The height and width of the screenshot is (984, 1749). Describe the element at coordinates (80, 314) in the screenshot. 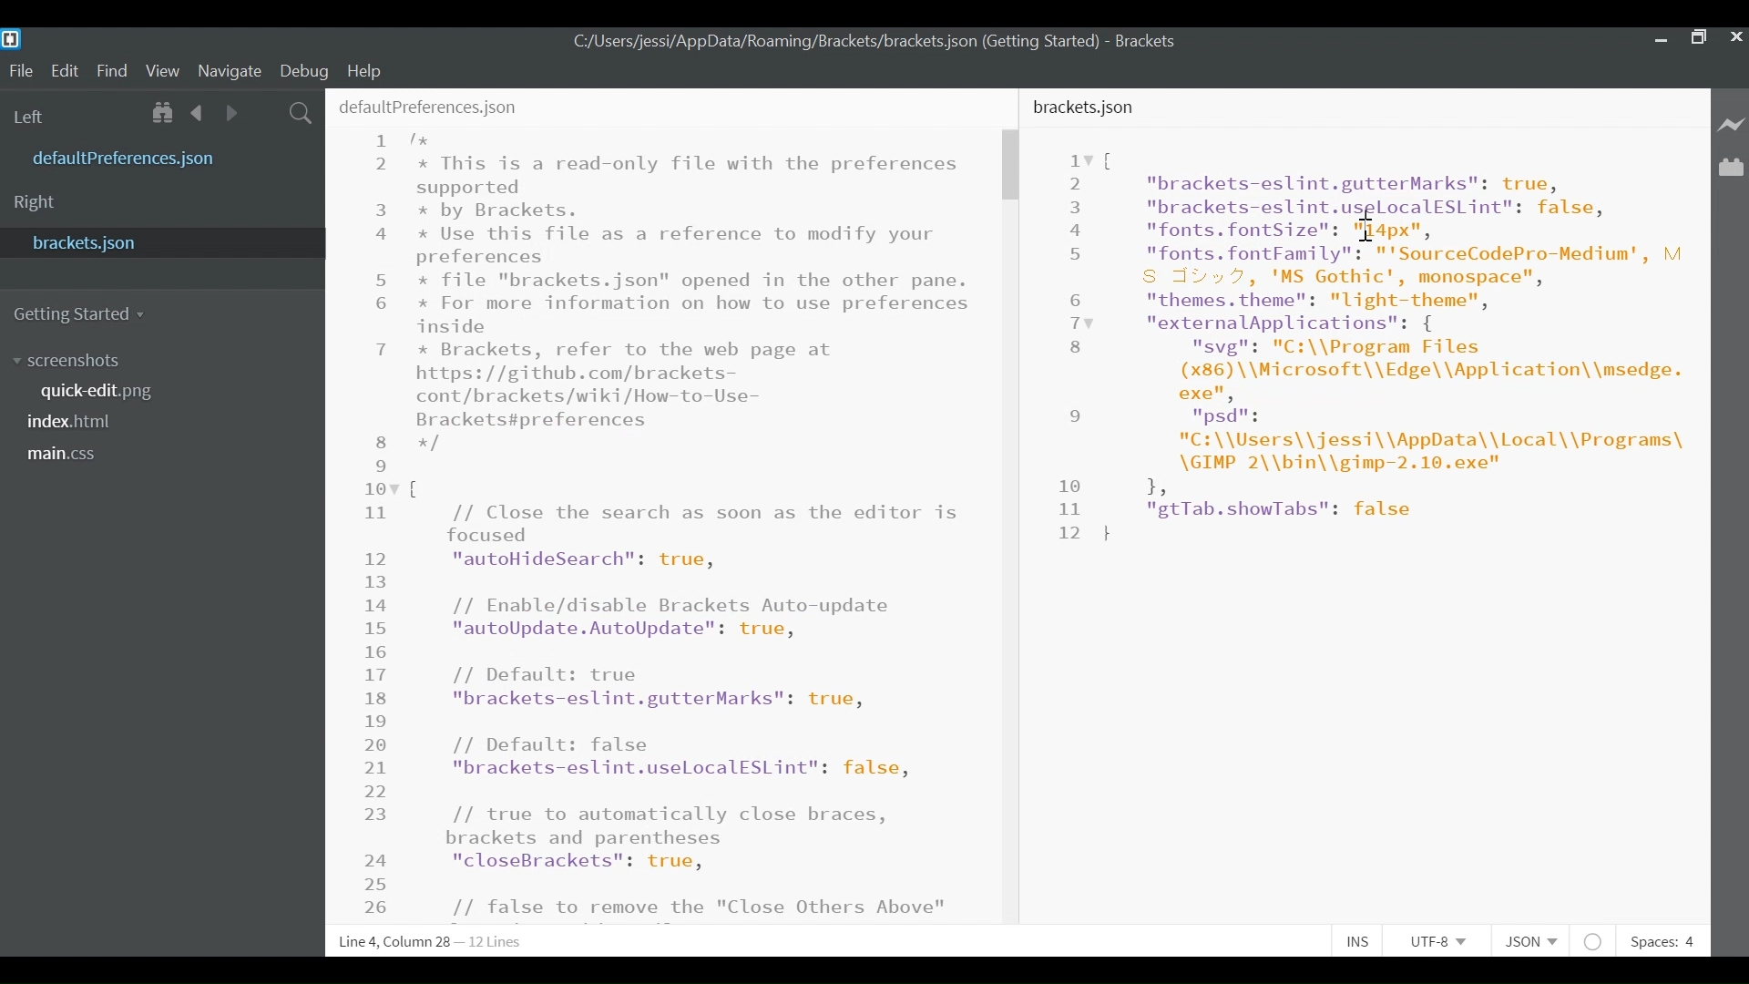

I see `Getting Started` at that location.